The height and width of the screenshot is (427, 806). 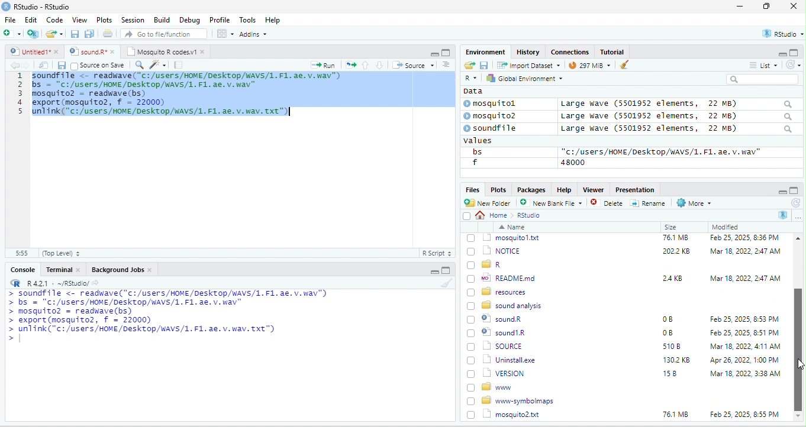 What do you see at coordinates (483, 64) in the screenshot?
I see `save` at bounding box center [483, 64].